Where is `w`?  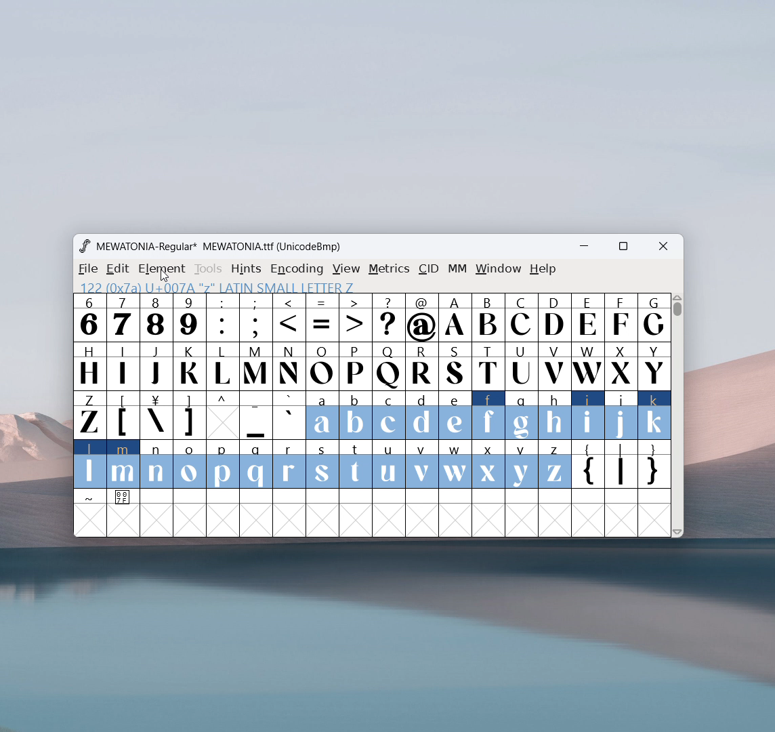 w is located at coordinates (455, 464).